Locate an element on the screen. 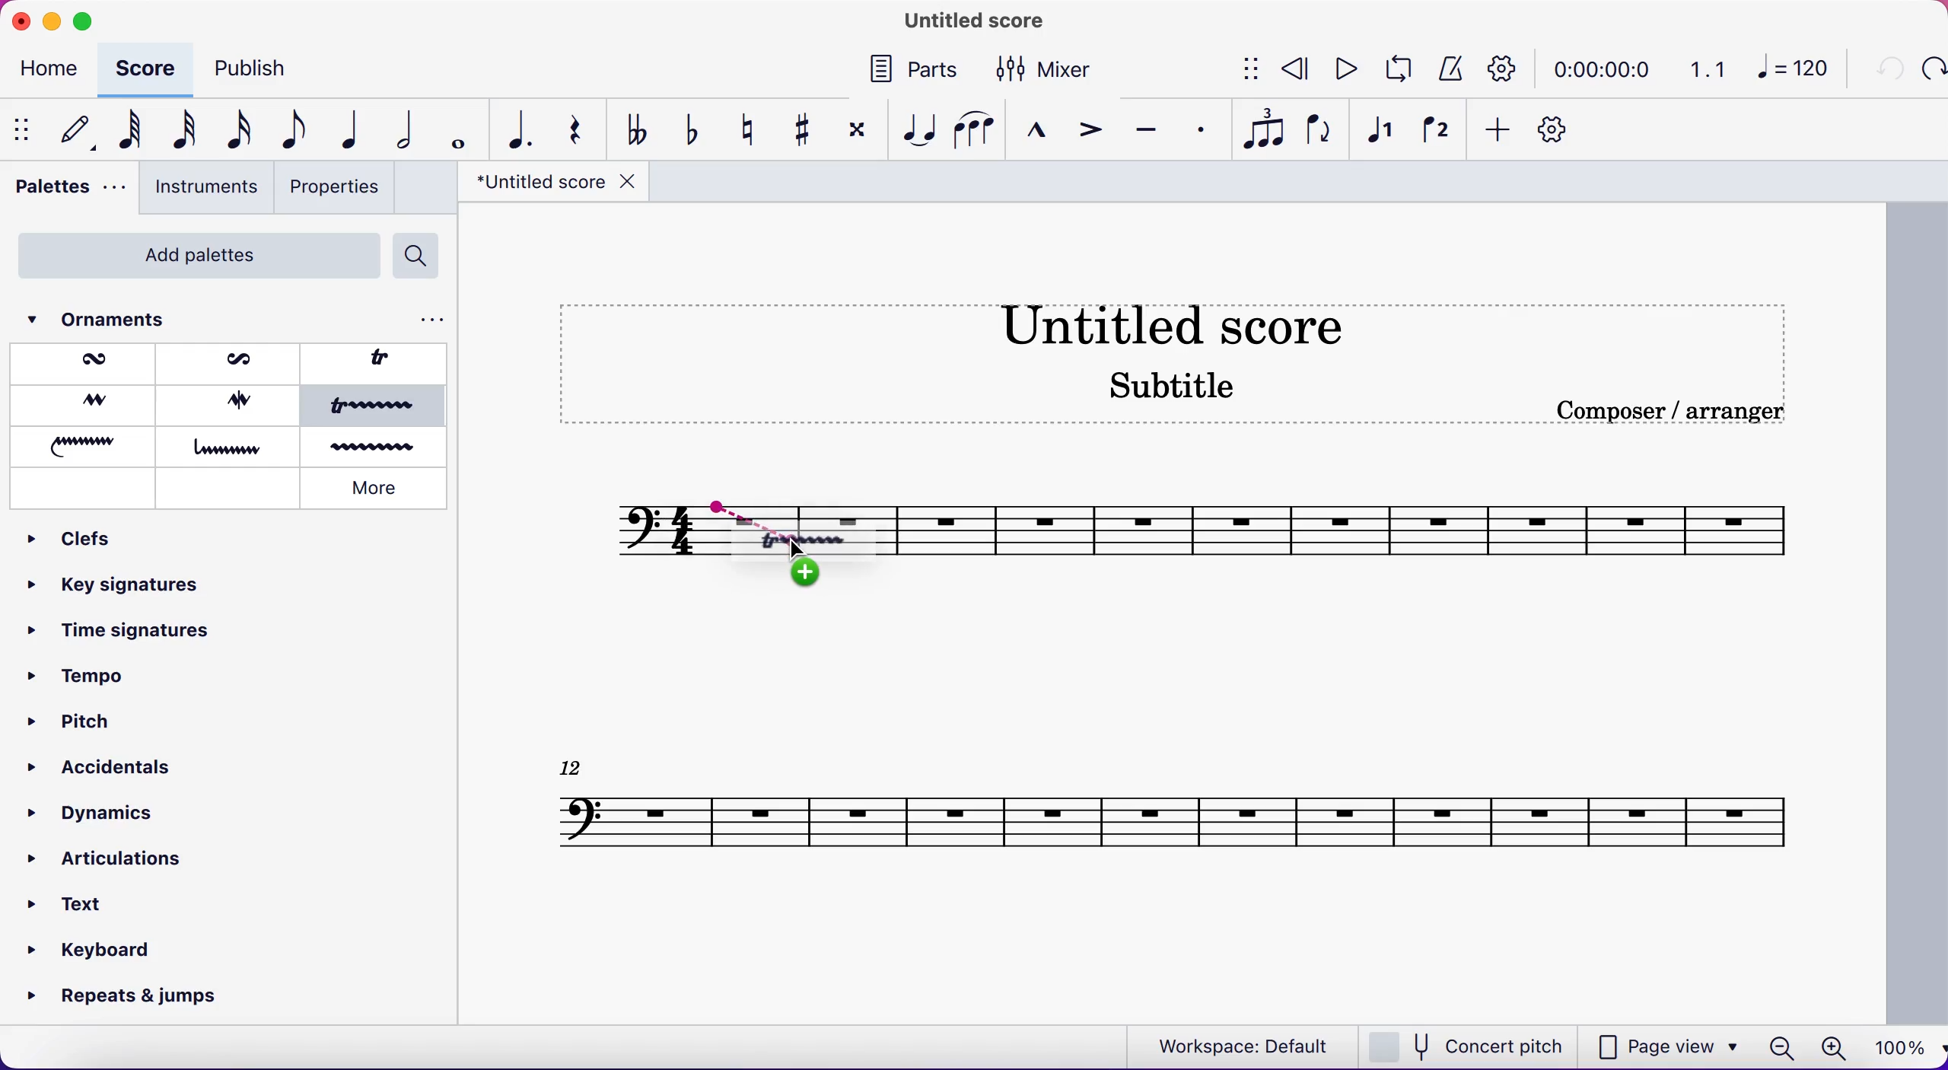 The height and width of the screenshot is (1070, 1948). toggle double flat is located at coordinates (637, 129).